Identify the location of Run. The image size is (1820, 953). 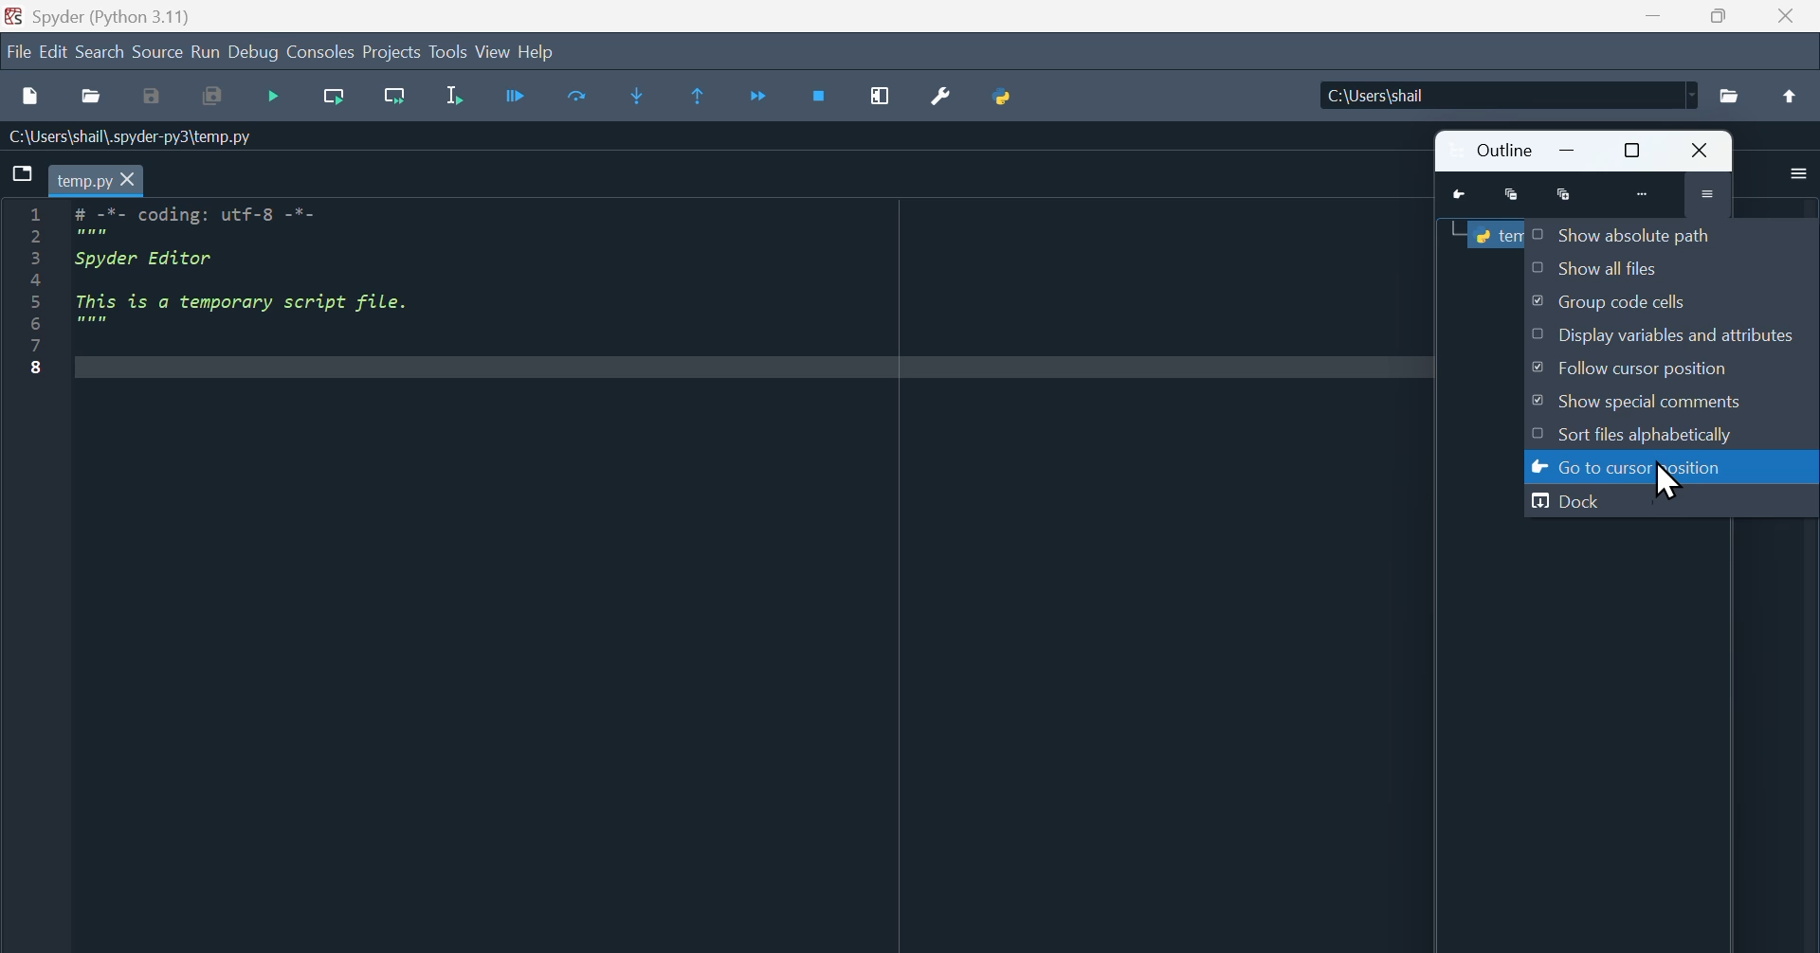
(518, 95).